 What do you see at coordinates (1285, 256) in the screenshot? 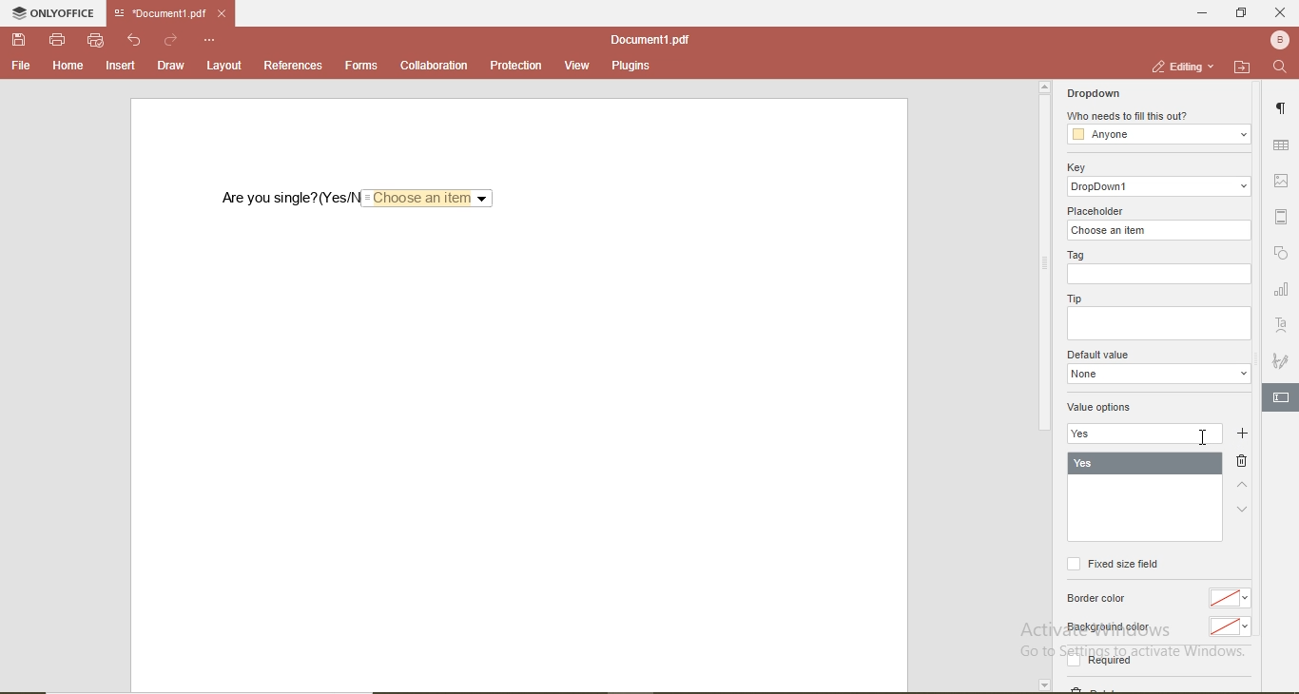
I see `shape` at bounding box center [1285, 256].